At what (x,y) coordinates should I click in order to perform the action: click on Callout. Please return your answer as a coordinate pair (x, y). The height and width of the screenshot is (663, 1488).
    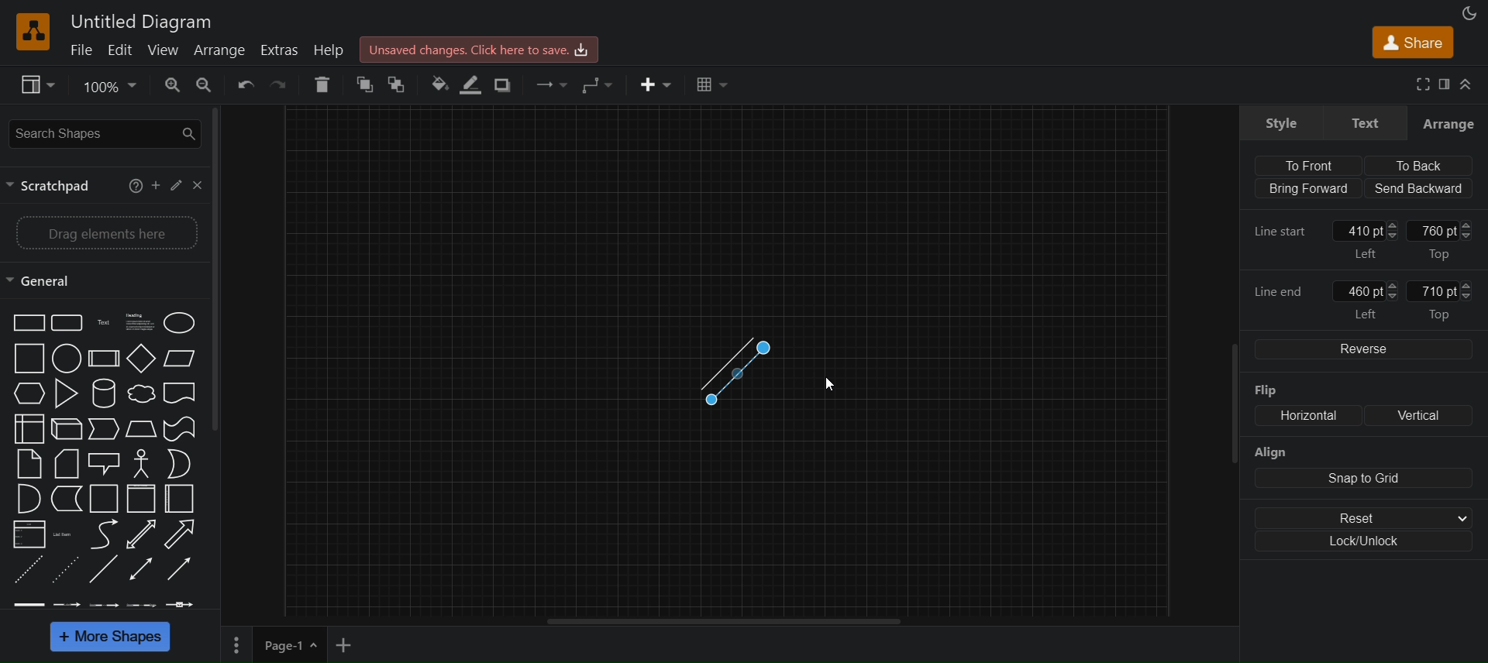
    Looking at the image, I should click on (103, 463).